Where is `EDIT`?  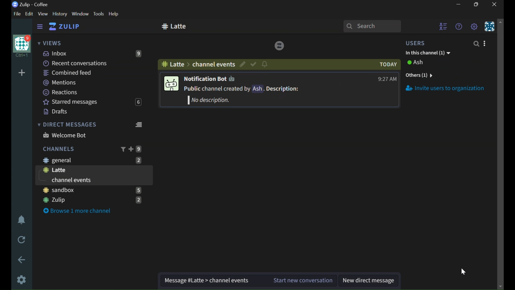
EDIT is located at coordinates (30, 14).